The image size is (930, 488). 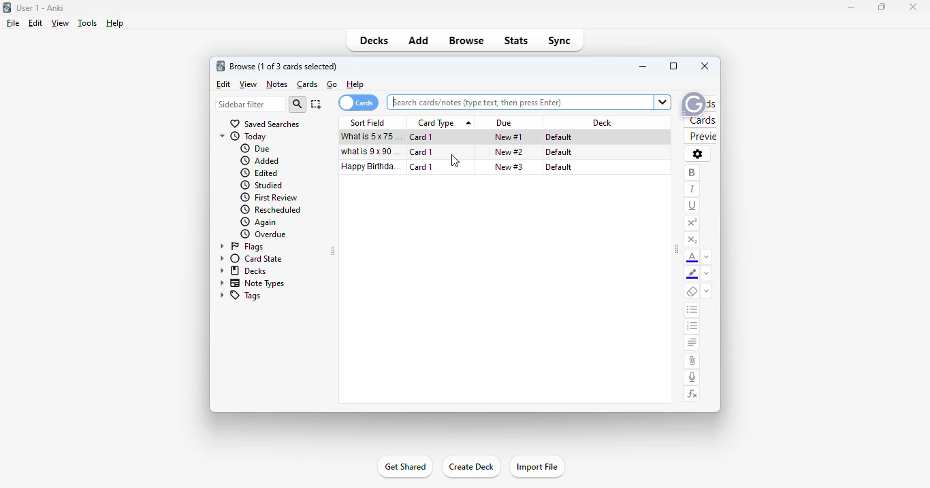 I want to click on attach pictures/audio/video, so click(x=692, y=361).